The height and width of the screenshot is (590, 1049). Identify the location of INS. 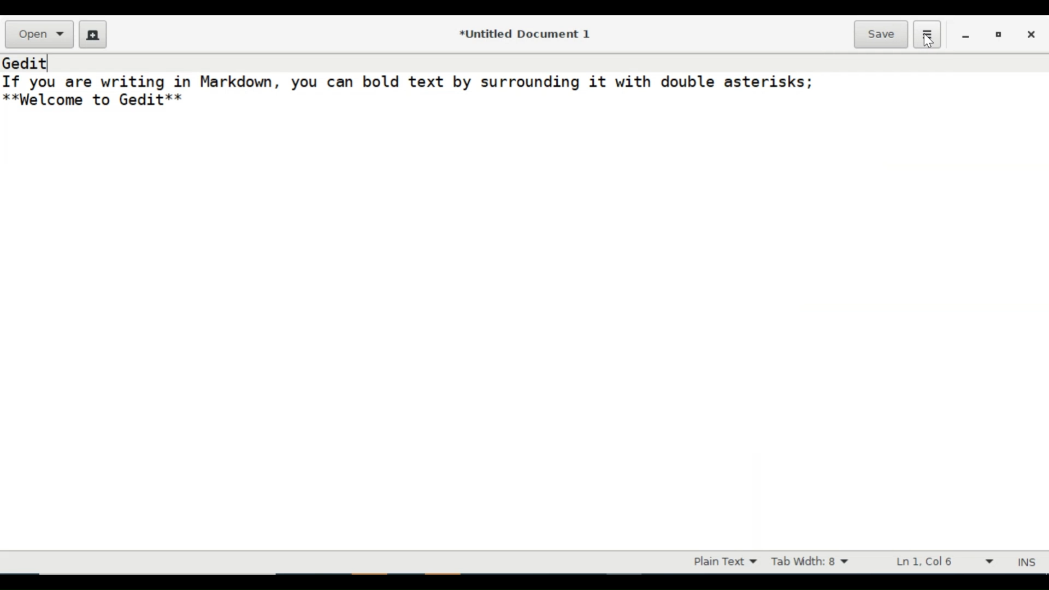
(1029, 562).